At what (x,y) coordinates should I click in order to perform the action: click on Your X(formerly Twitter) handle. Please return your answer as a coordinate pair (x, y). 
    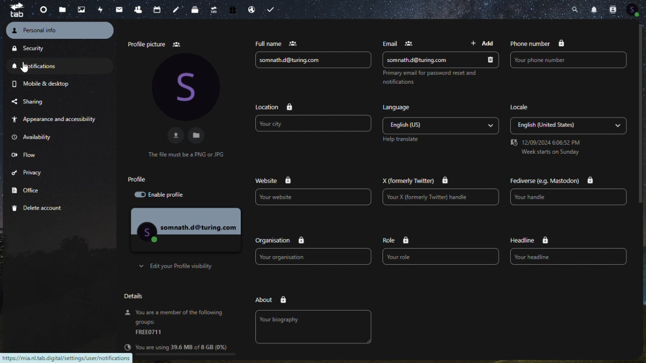
    Looking at the image, I should click on (440, 199).